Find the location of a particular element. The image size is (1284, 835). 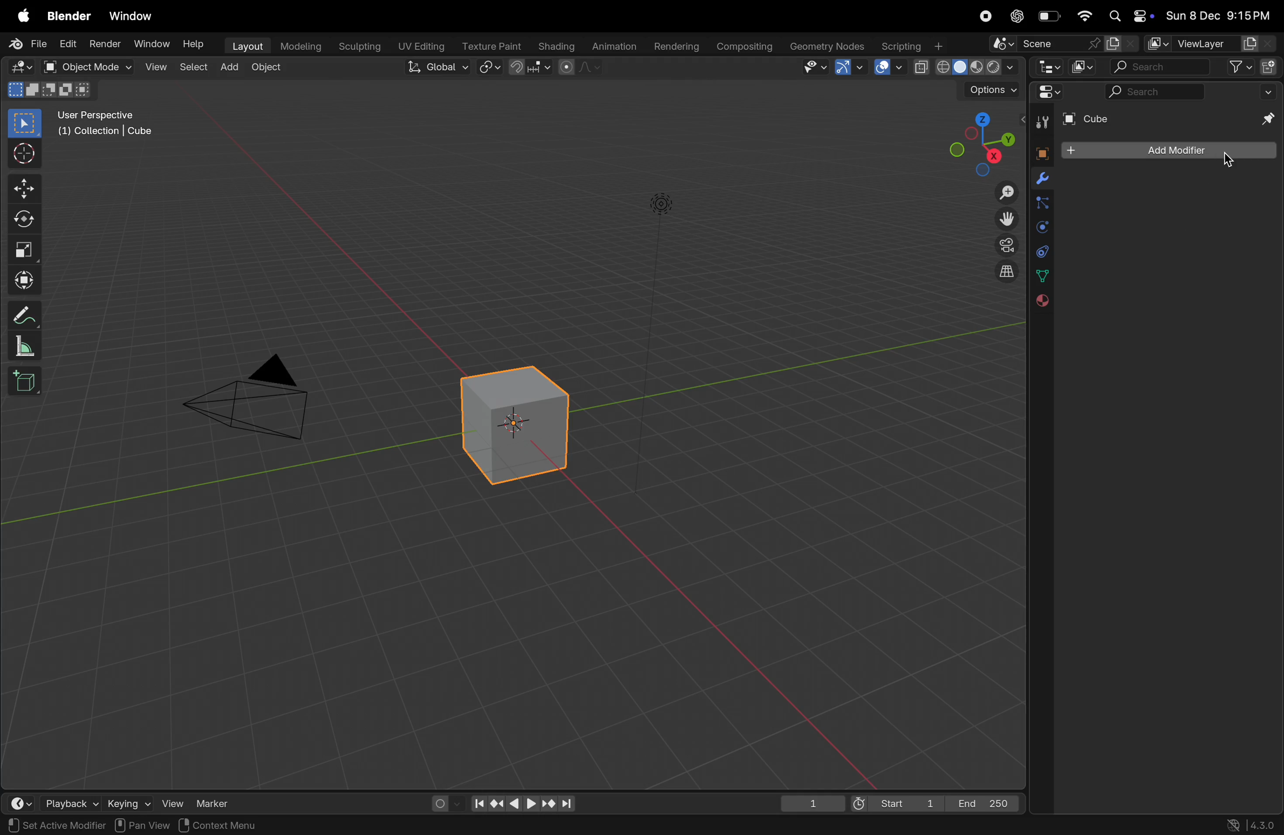

show overlays is located at coordinates (889, 67).